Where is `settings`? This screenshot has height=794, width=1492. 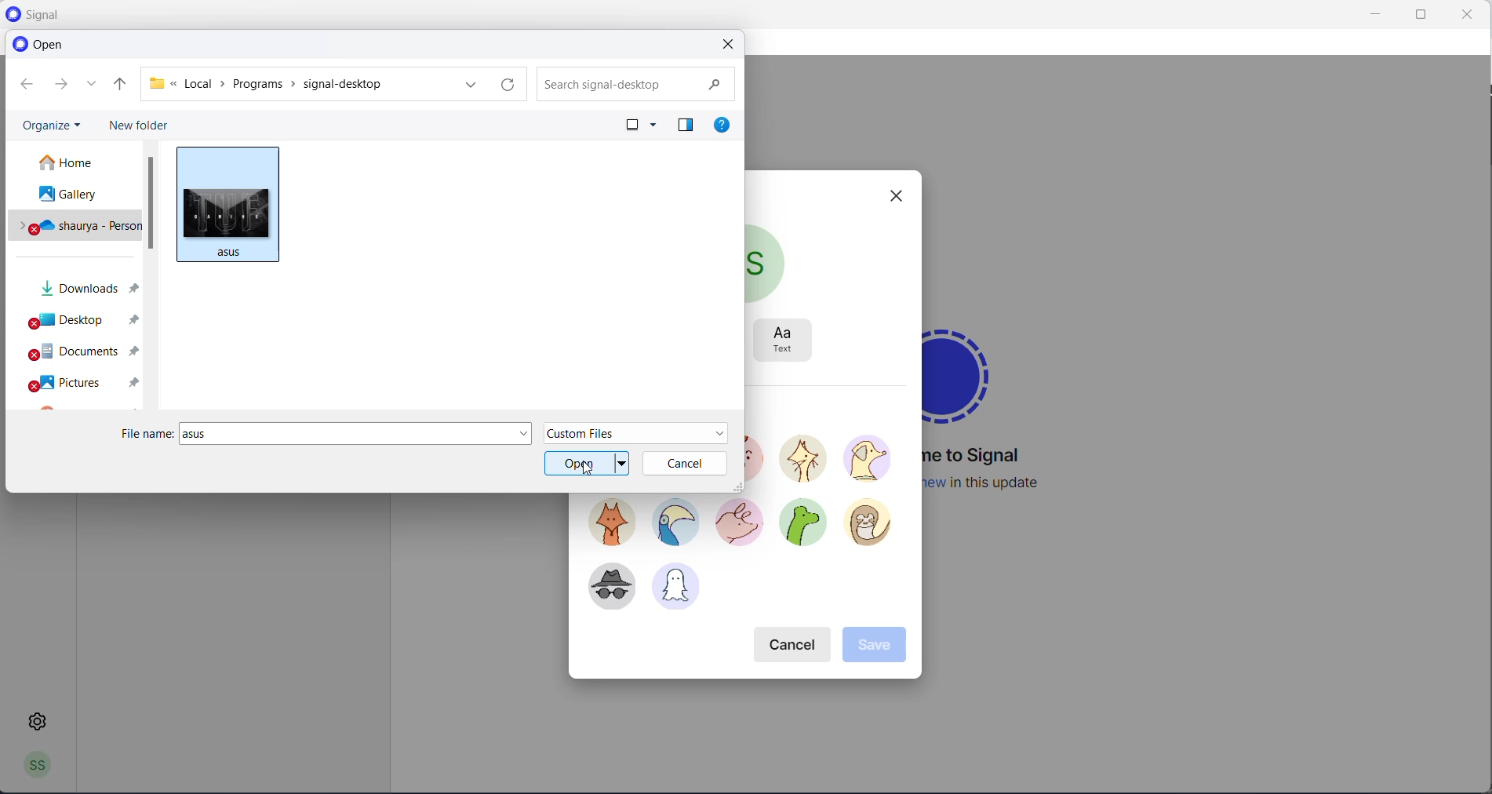 settings is located at coordinates (40, 720).